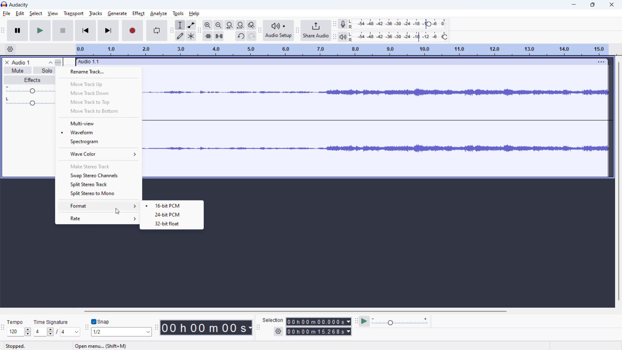 This screenshot has width=622, height=350. I want to click on wavefrom, so click(99, 133).